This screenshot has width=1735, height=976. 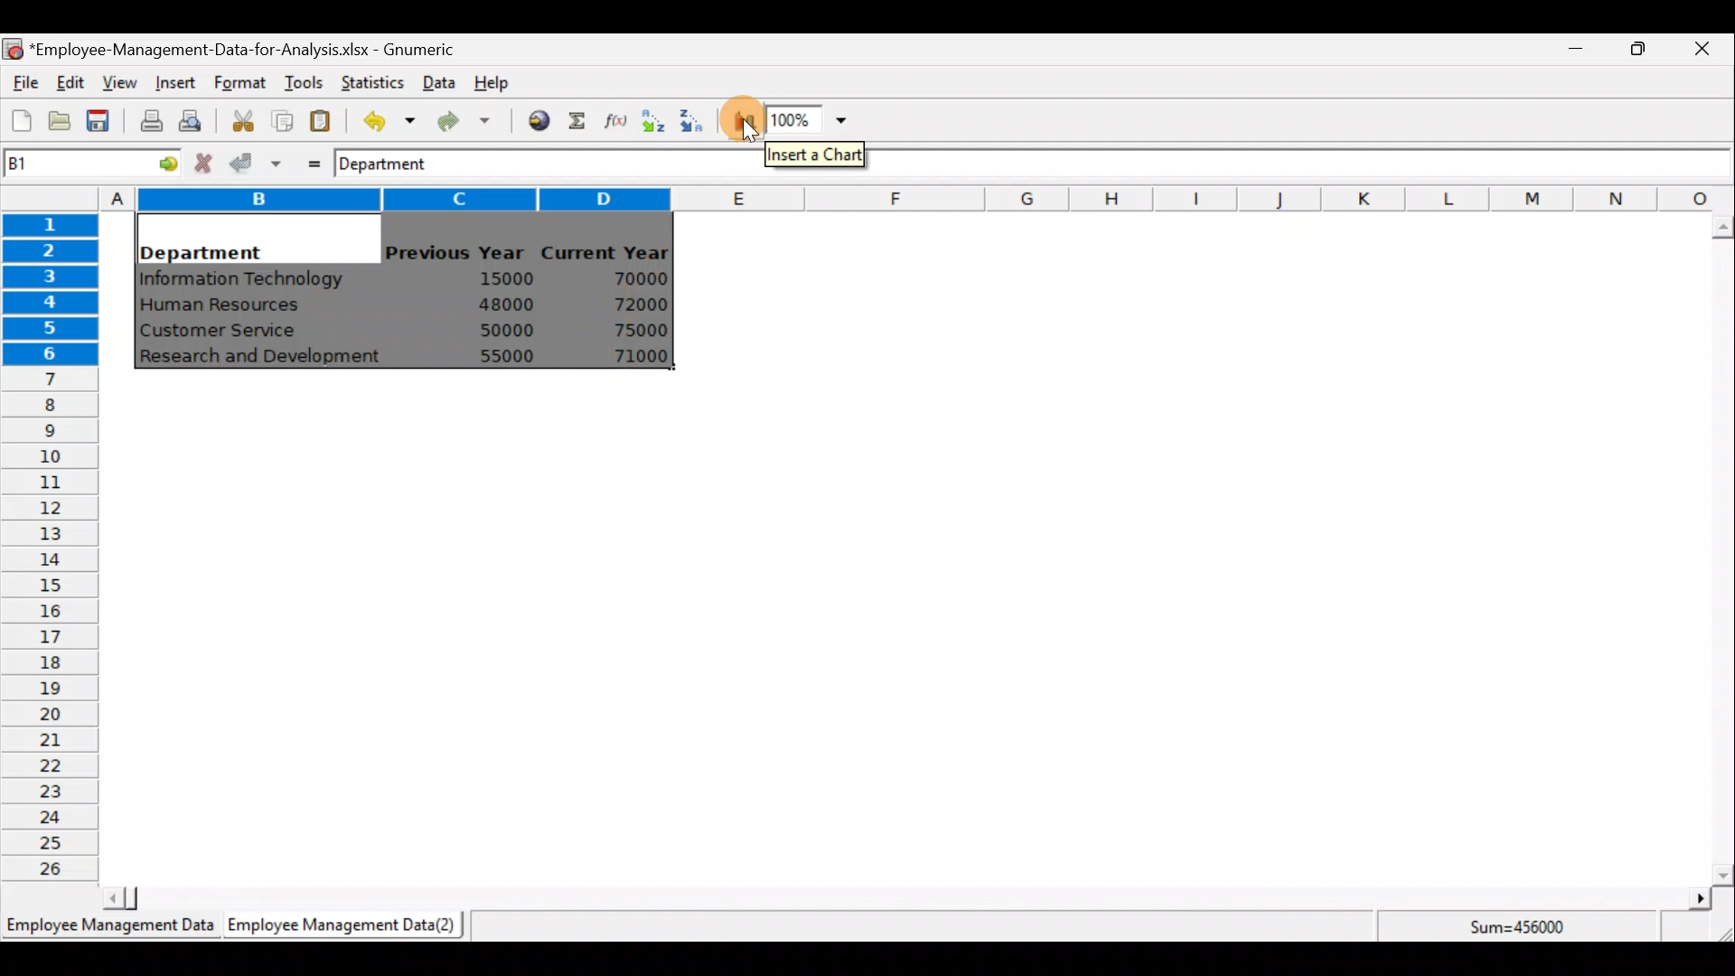 I want to click on Formula bar, so click(x=1312, y=164).